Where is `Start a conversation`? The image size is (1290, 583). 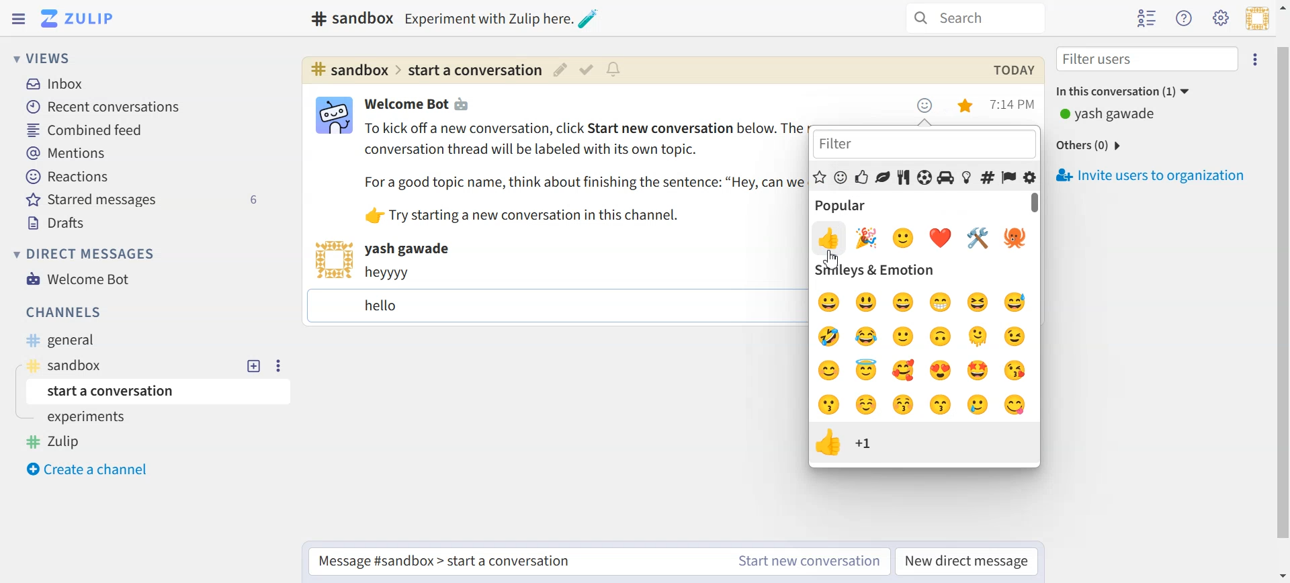
Start a conversation is located at coordinates (161, 391).